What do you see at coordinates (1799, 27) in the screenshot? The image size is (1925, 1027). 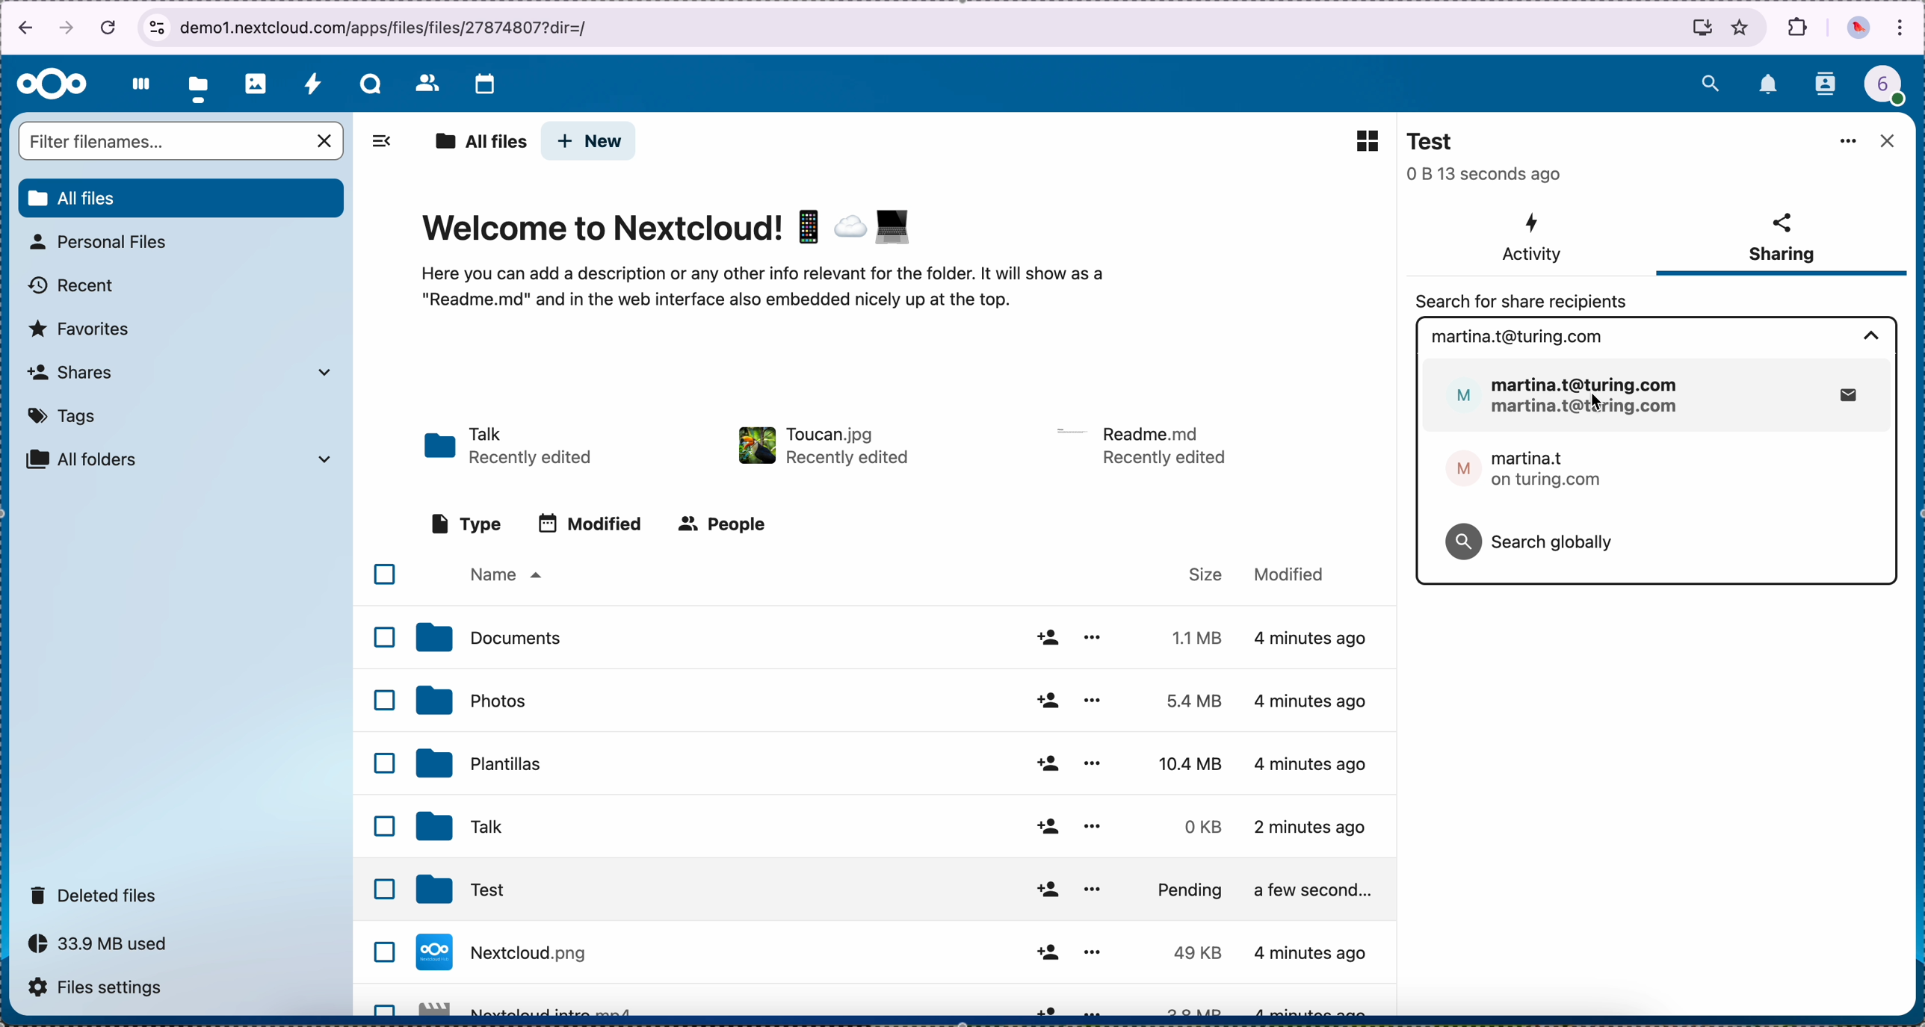 I see `extensions` at bounding box center [1799, 27].